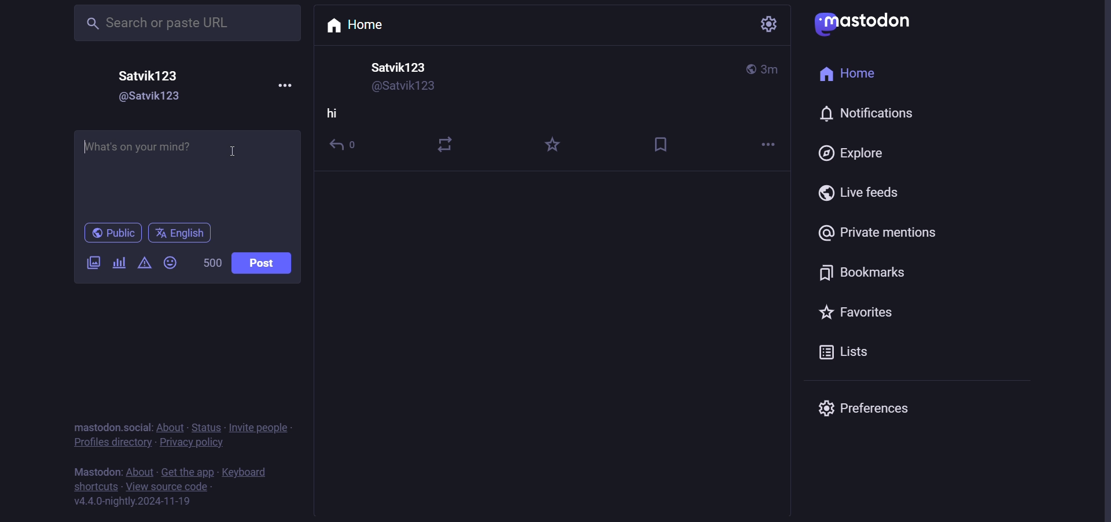  What do you see at coordinates (139, 426) in the screenshot?
I see `social` at bounding box center [139, 426].